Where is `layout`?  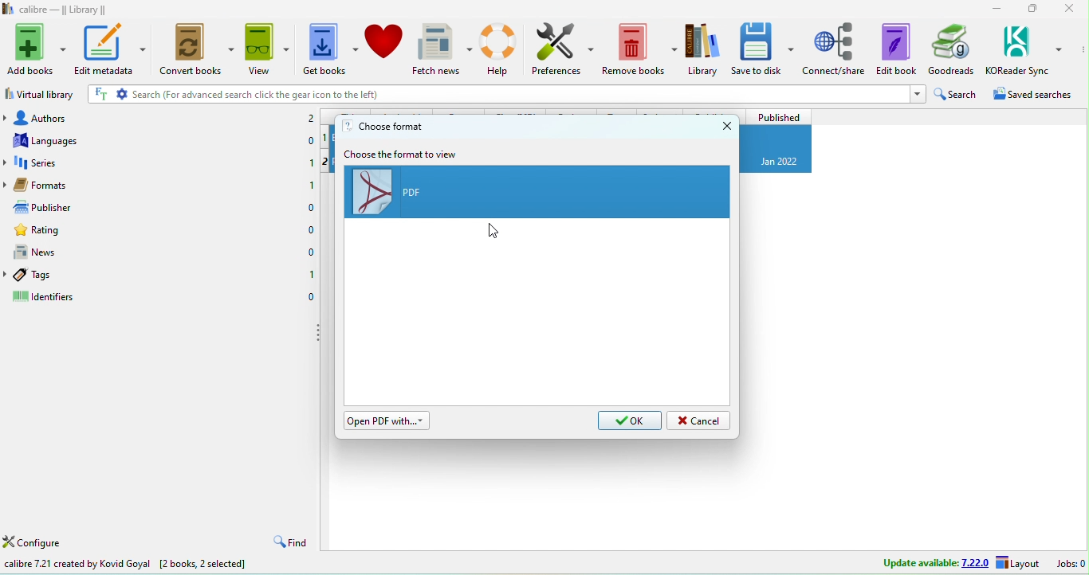 layout is located at coordinates (1017, 562).